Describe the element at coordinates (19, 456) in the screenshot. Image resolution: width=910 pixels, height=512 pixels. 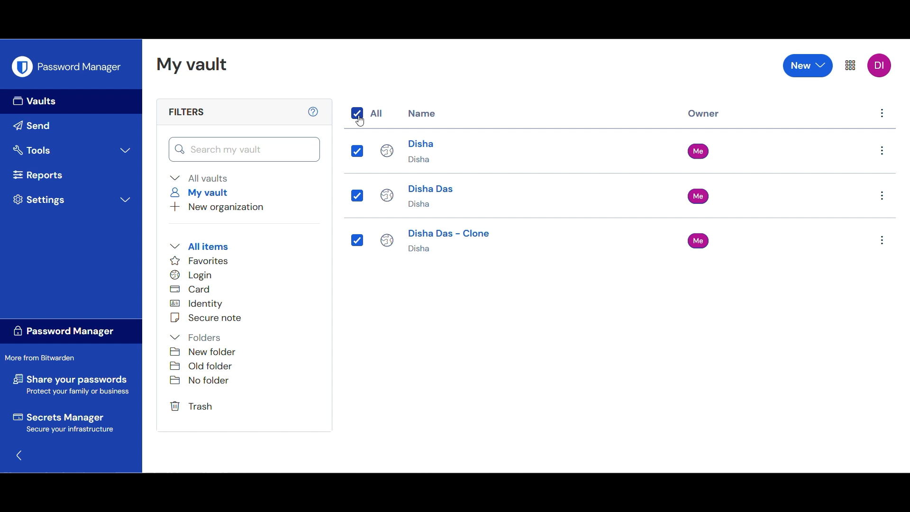
I see `Go back` at that location.